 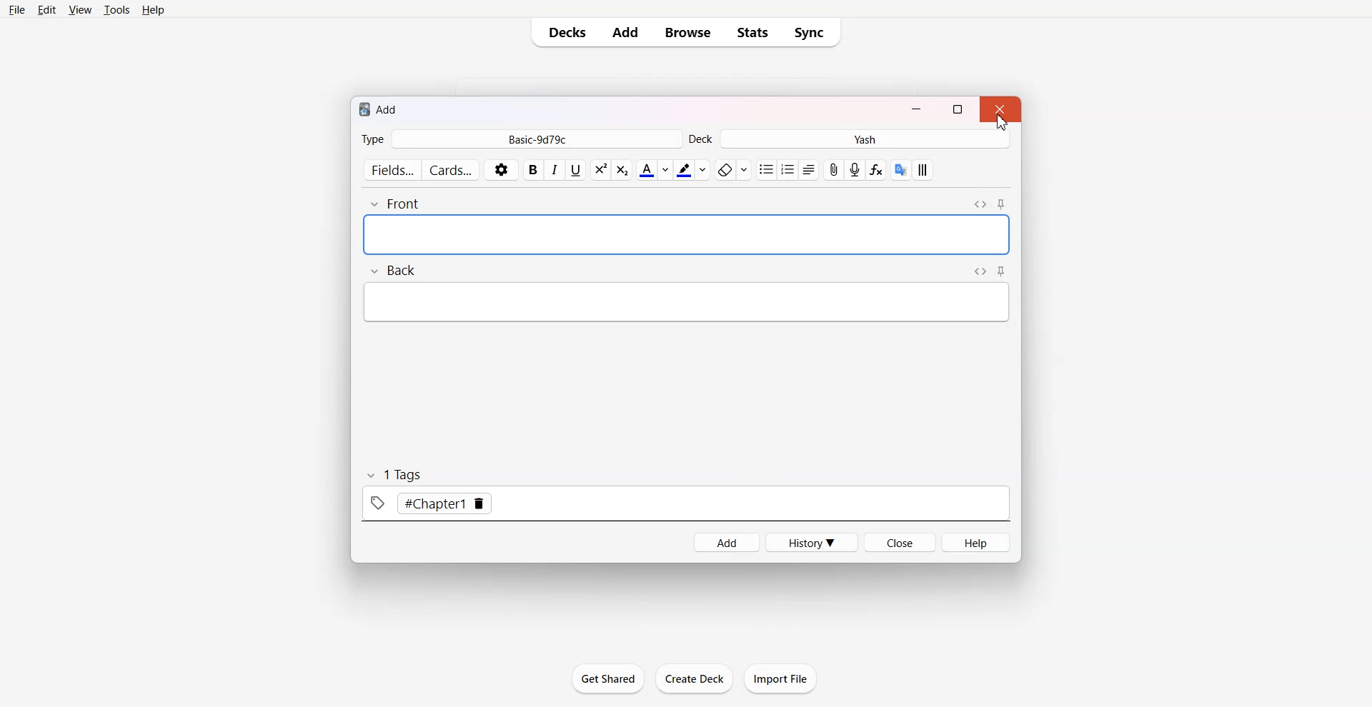 I want to click on Toggle Sticky, so click(x=1001, y=271).